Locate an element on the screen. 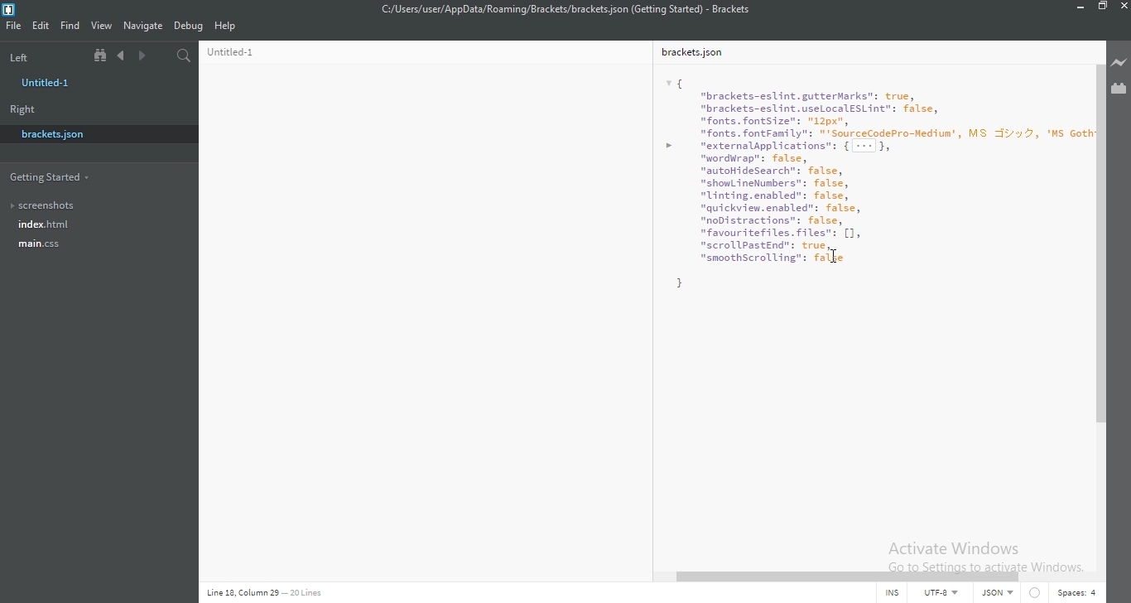  Find is located at coordinates (72, 25).